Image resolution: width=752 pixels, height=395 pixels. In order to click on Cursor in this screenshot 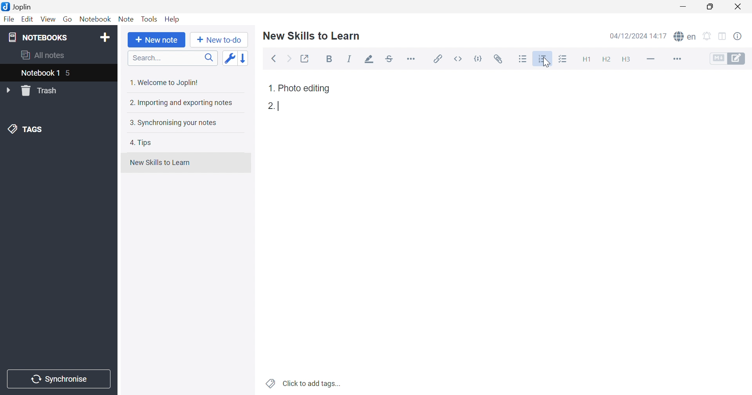, I will do `click(548, 62)`.